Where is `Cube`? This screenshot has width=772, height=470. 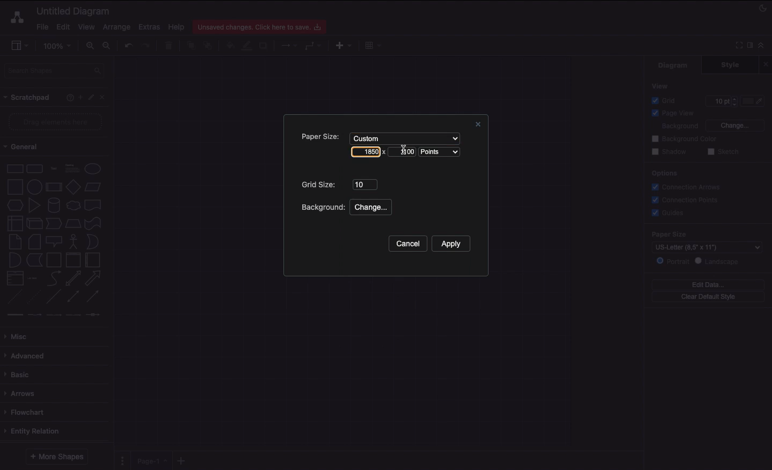
Cube is located at coordinates (34, 224).